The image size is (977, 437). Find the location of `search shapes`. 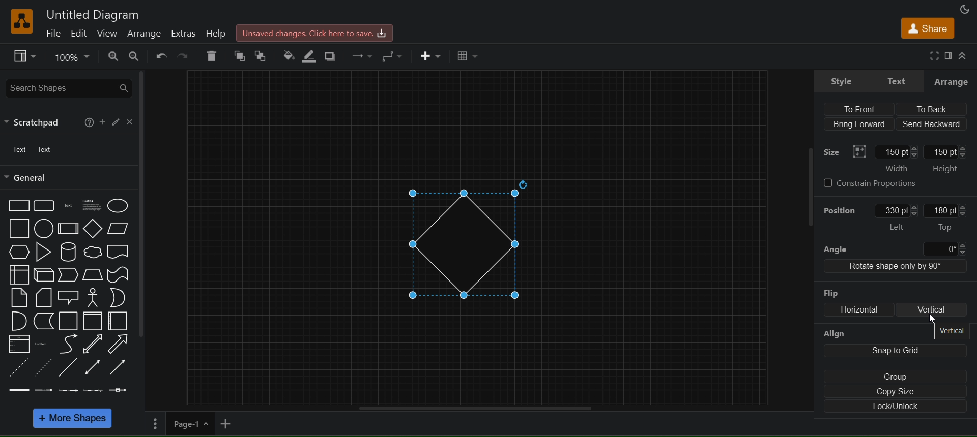

search shapes is located at coordinates (67, 87).